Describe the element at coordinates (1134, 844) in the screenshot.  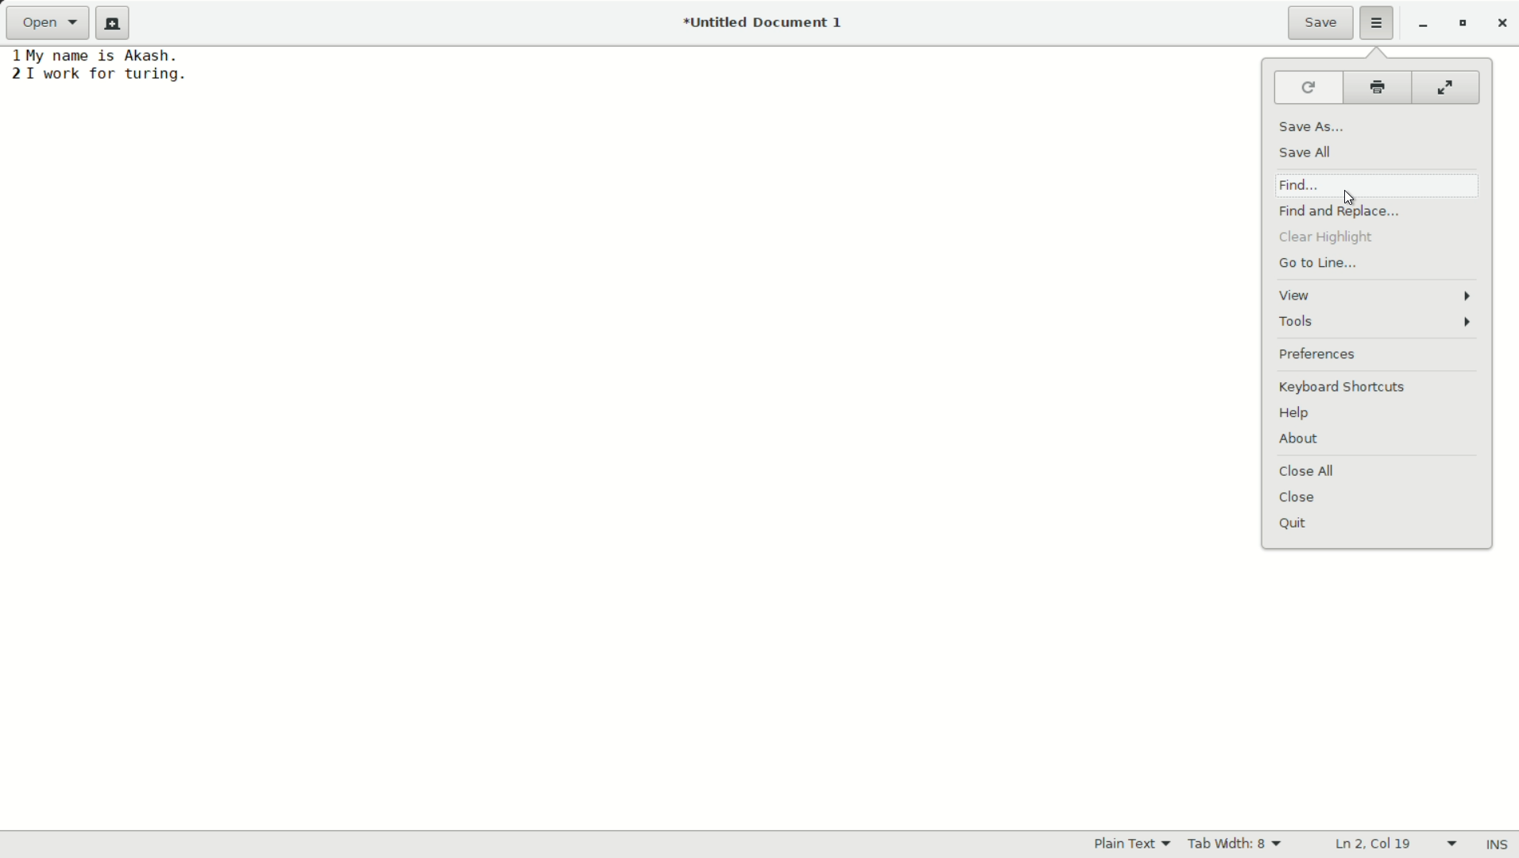
I see `plain text` at that location.